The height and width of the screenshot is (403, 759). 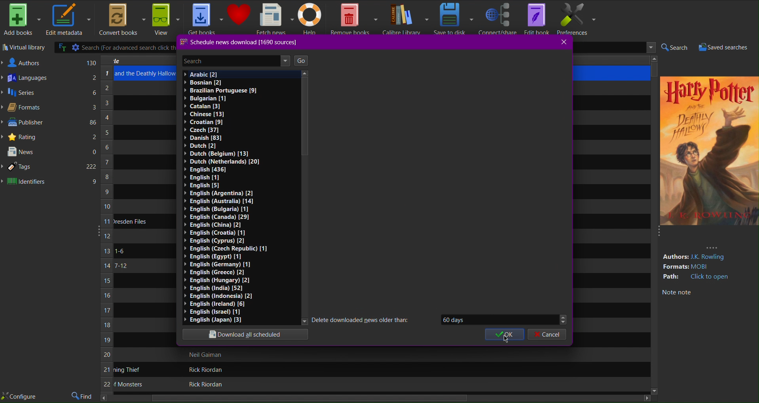 I want to click on Identifiers, so click(x=49, y=182).